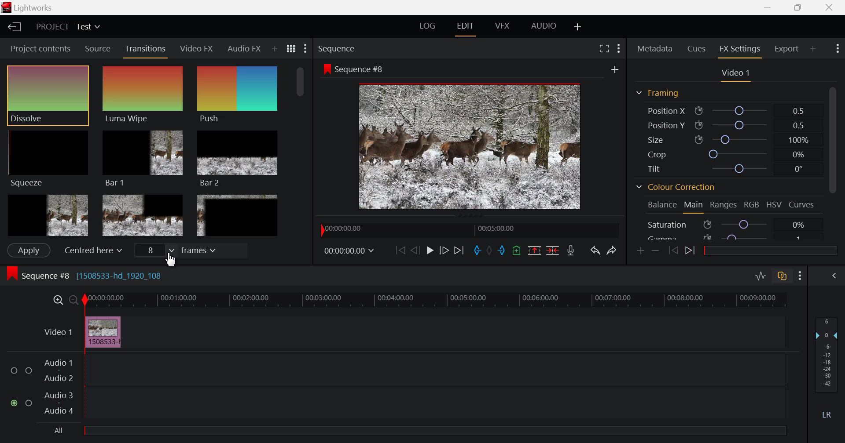 This screenshot has width=845, height=443. Describe the element at coordinates (467, 231) in the screenshot. I see `Project Timeline Navigator` at that location.